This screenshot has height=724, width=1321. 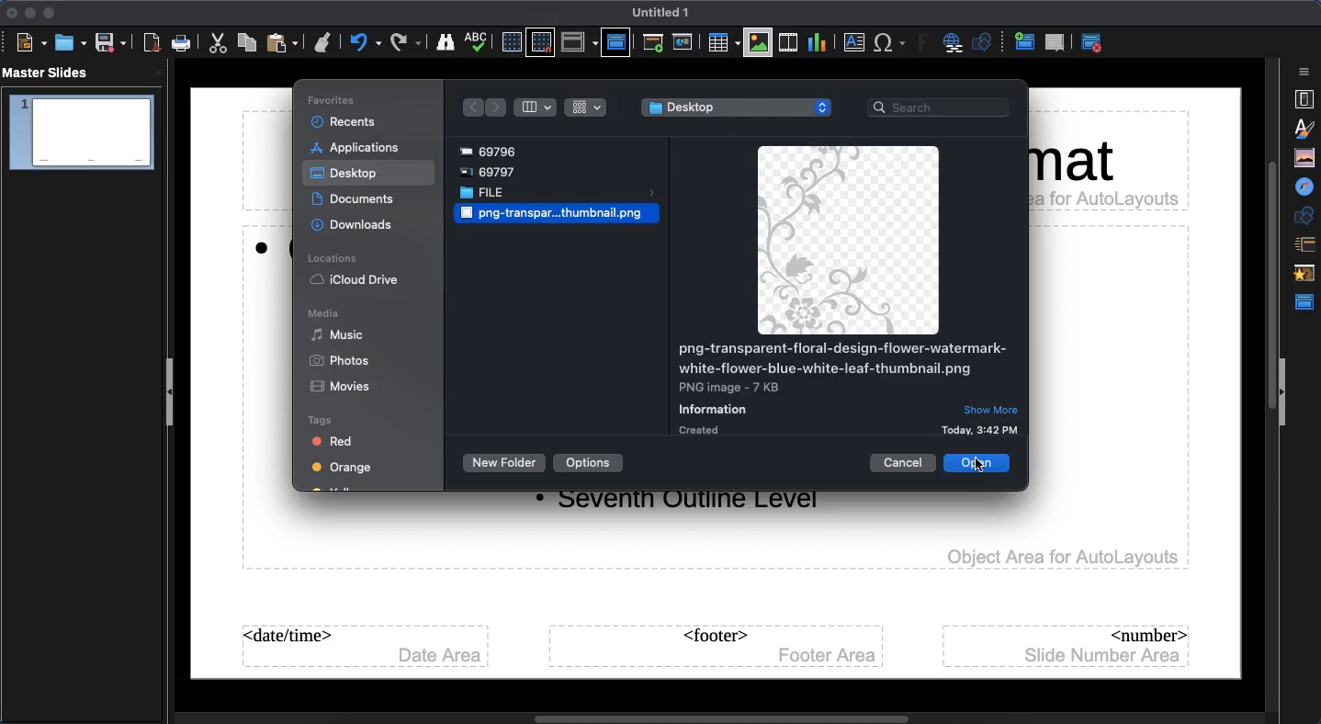 I want to click on Textbox, so click(x=852, y=43).